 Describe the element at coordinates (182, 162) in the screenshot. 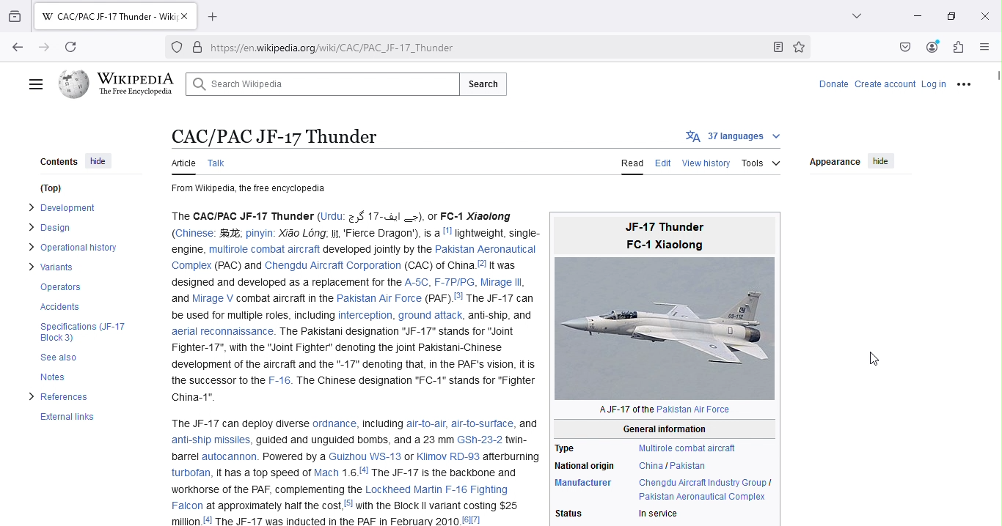

I see `Article` at that location.